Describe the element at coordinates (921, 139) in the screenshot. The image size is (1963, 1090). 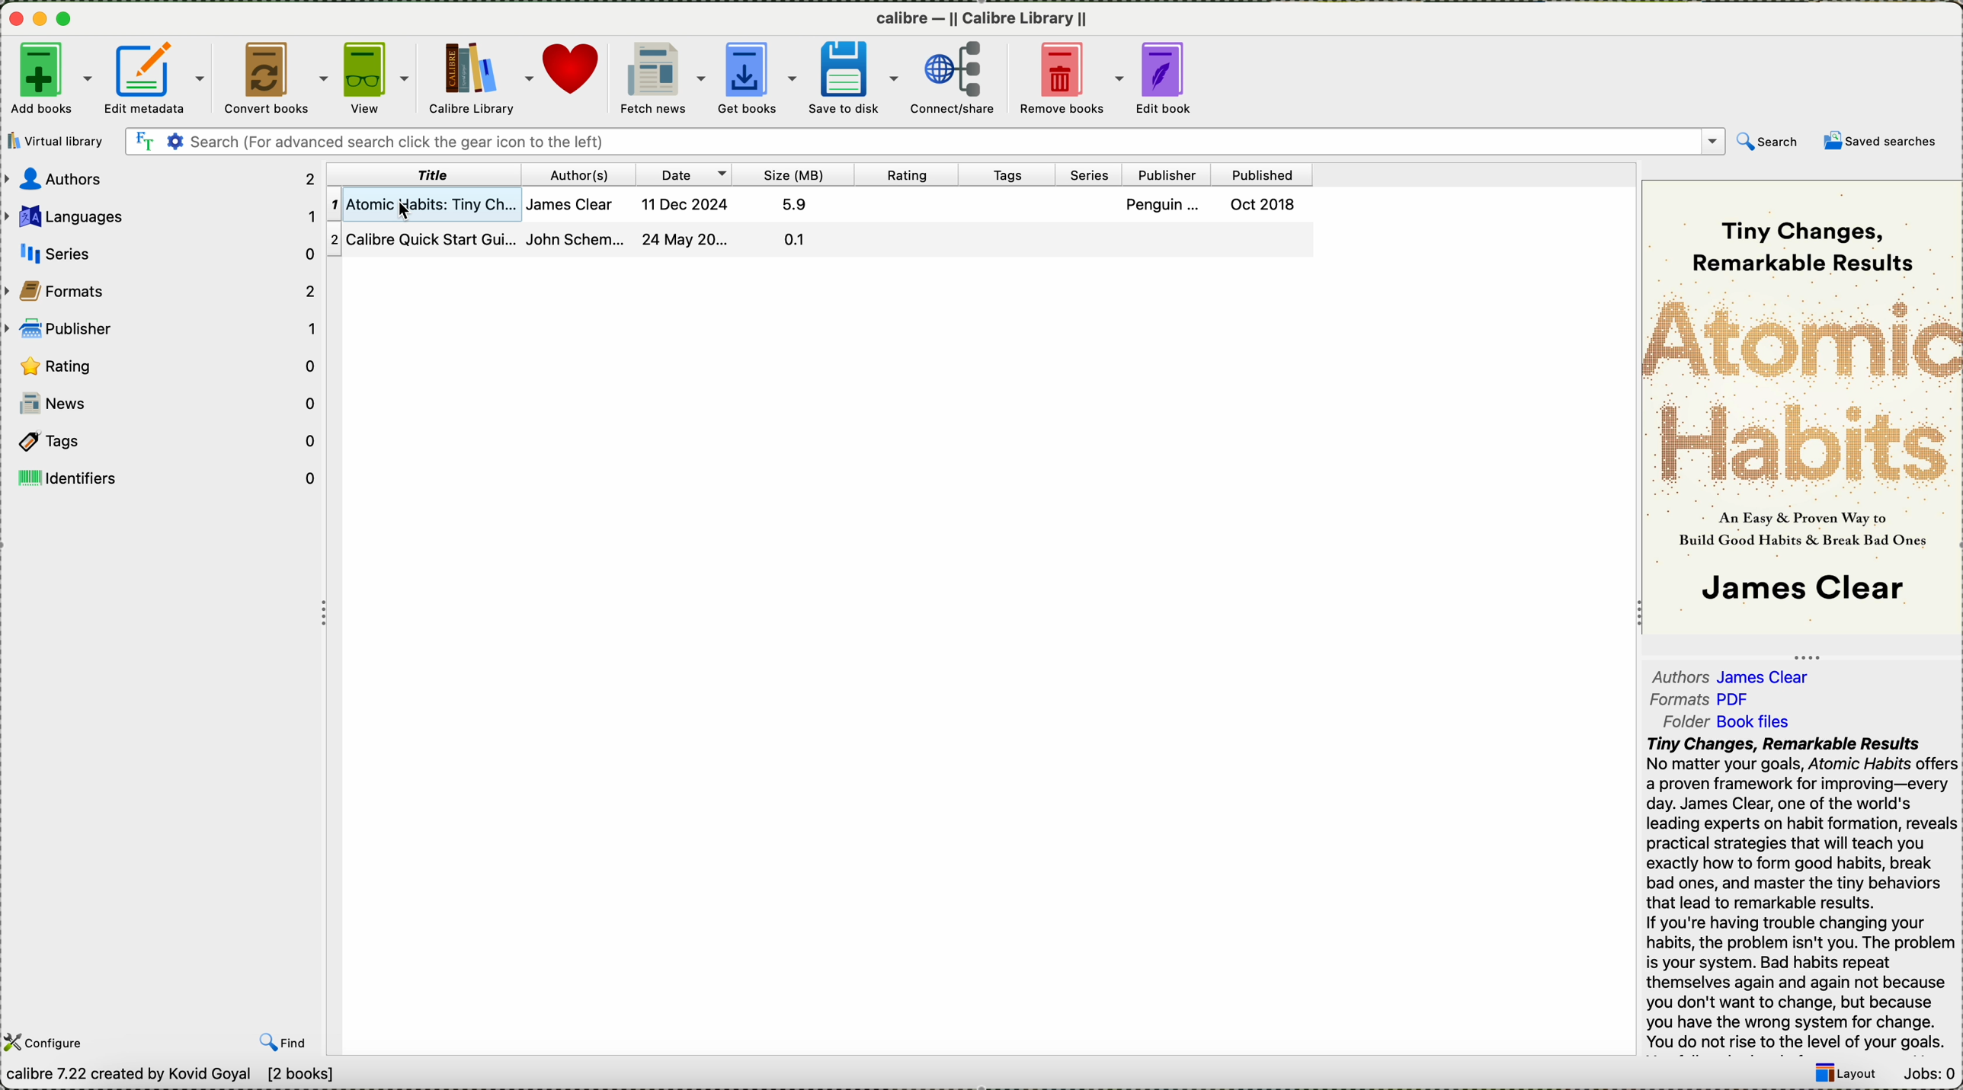
I see `search bar` at that location.